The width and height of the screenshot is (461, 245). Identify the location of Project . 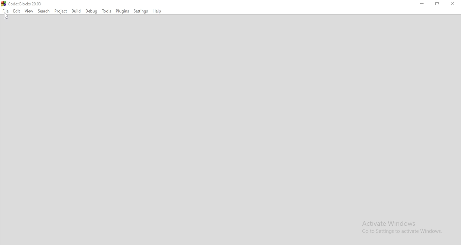
(60, 11).